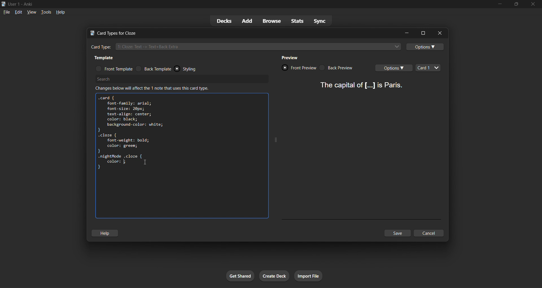 This screenshot has width=542, height=288. What do you see at coordinates (516, 5) in the screenshot?
I see `maximize` at bounding box center [516, 5].